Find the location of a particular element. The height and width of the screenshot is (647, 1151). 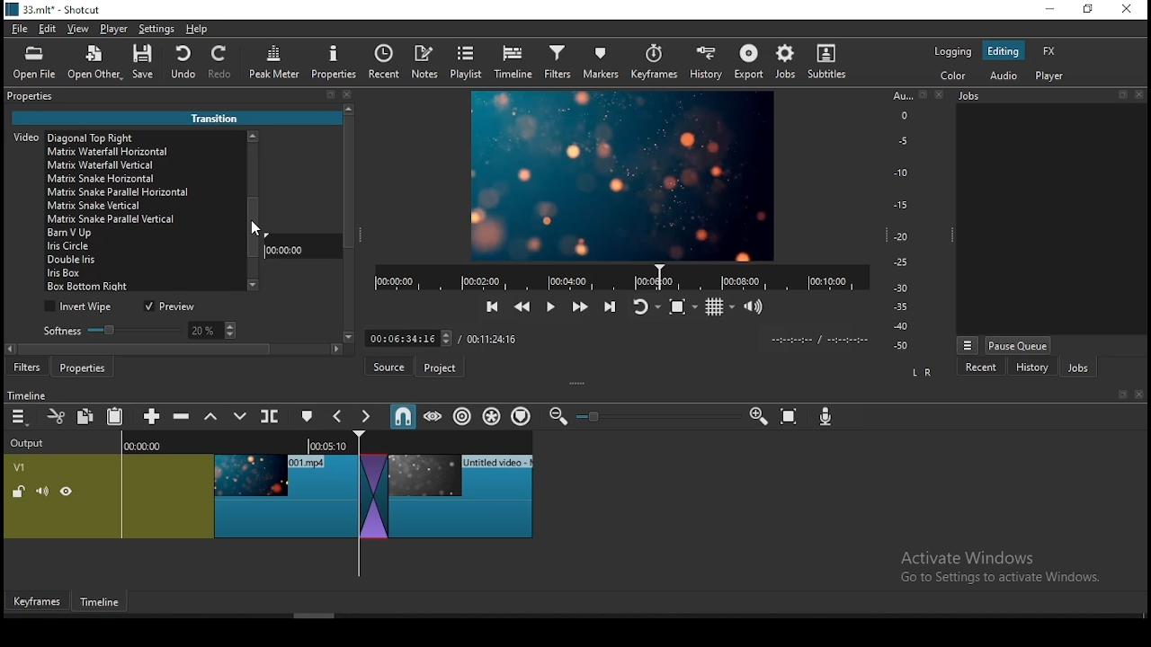

keyframes is located at coordinates (654, 63).